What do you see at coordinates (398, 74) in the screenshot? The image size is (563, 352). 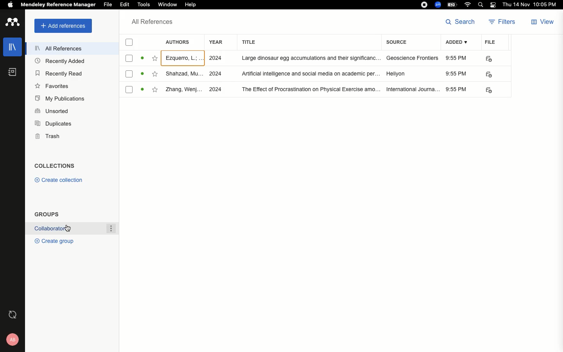 I see `Hellyon` at bounding box center [398, 74].